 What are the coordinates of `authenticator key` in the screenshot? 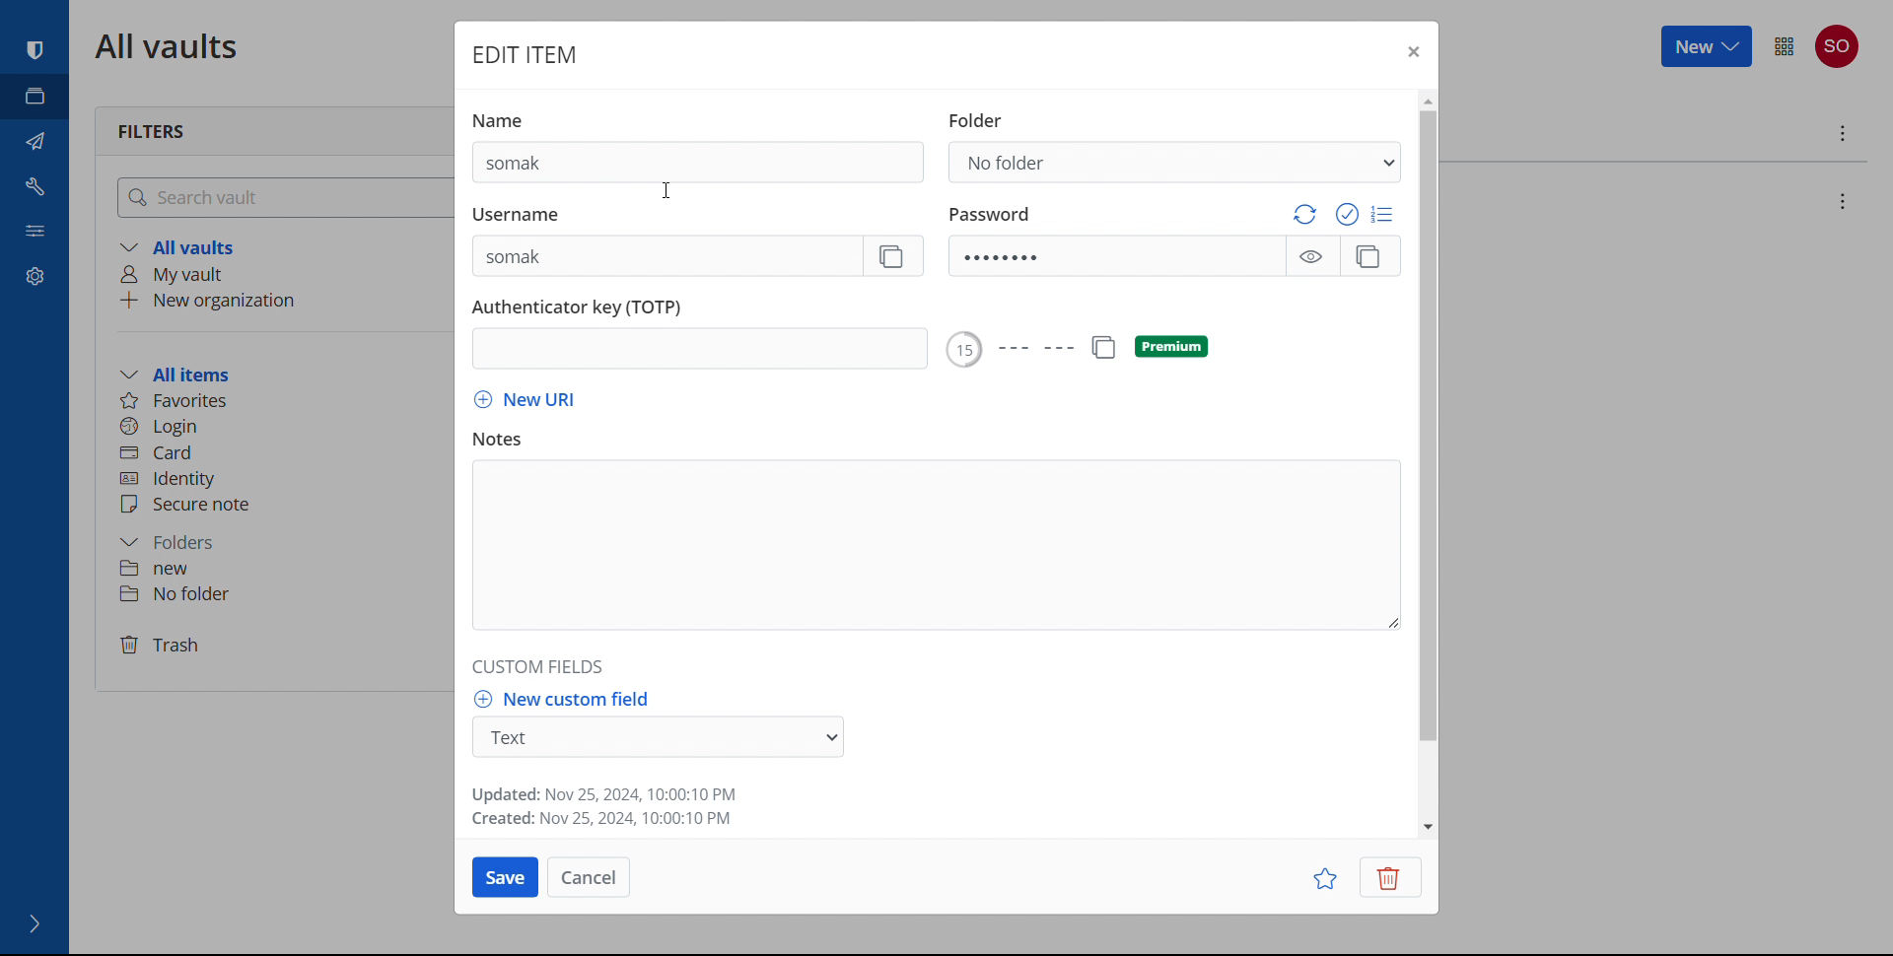 It's located at (701, 350).